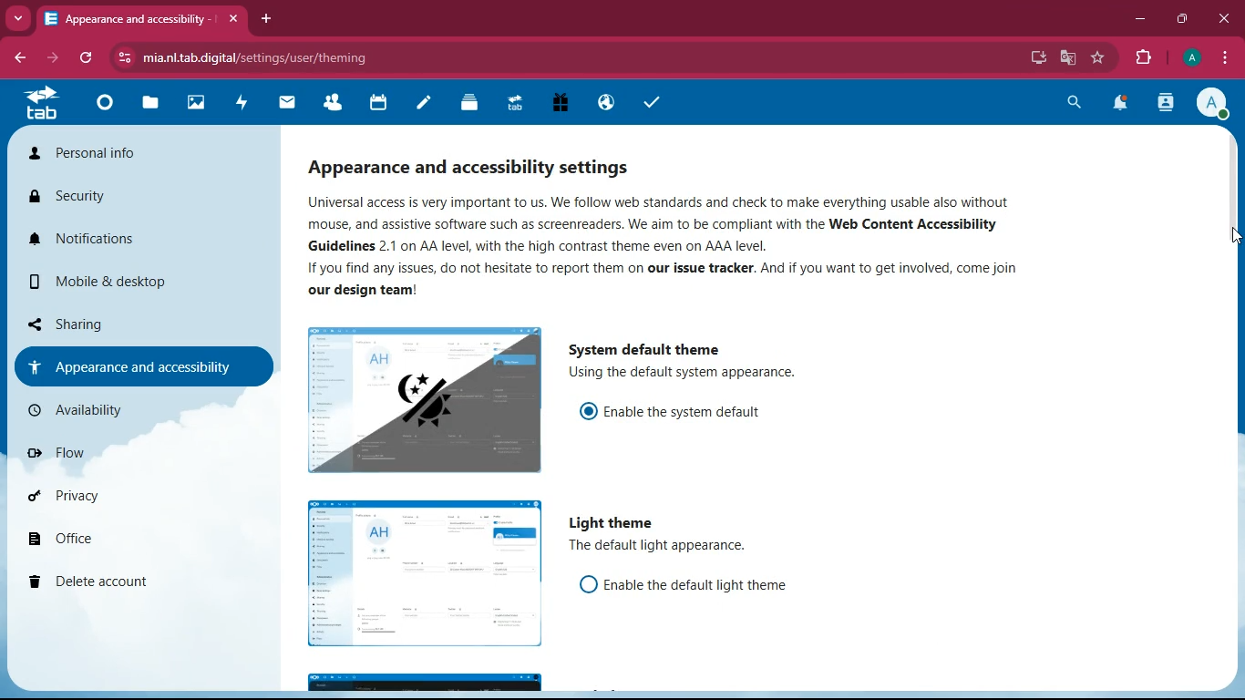 This screenshot has width=1245, height=700. What do you see at coordinates (1216, 104) in the screenshot?
I see `profile` at bounding box center [1216, 104].